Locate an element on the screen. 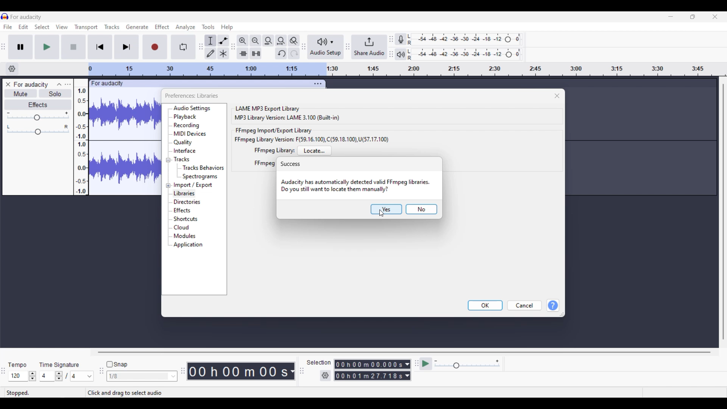  Vertical slide bar is located at coordinates (723, 212).